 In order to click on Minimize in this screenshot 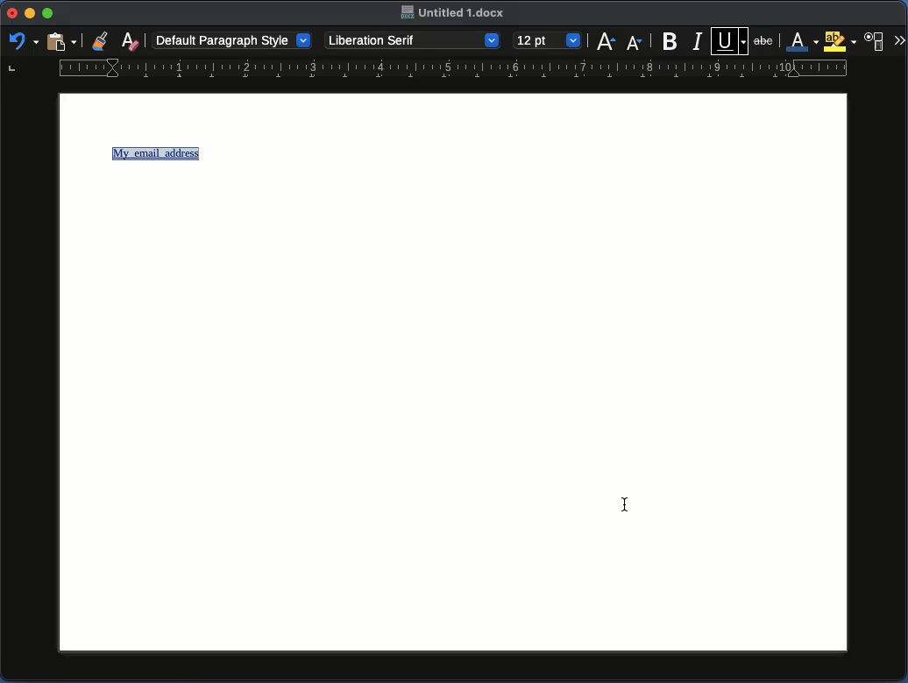, I will do `click(30, 14)`.